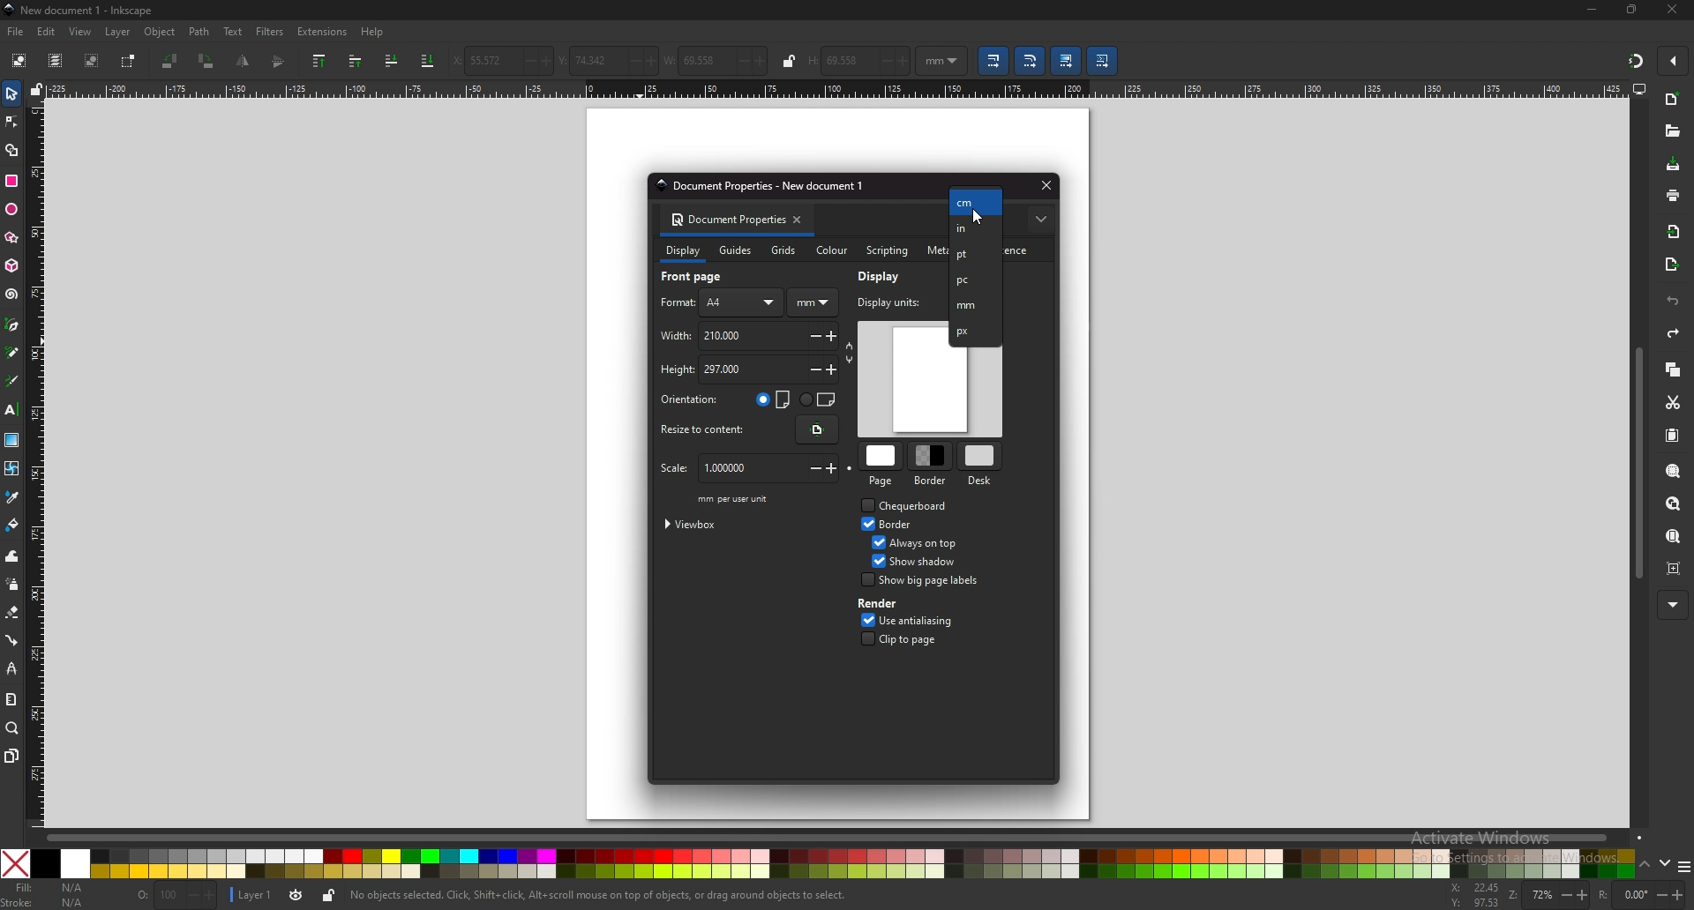  Describe the element at coordinates (956, 60) in the screenshot. I see `Drop down` at that location.